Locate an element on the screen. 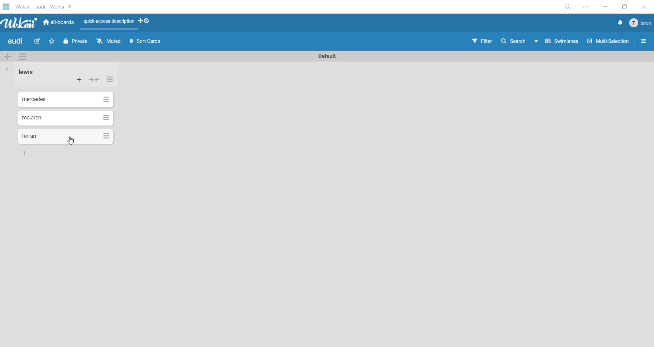 The width and height of the screenshot is (654, 347). all boards is located at coordinates (58, 23).